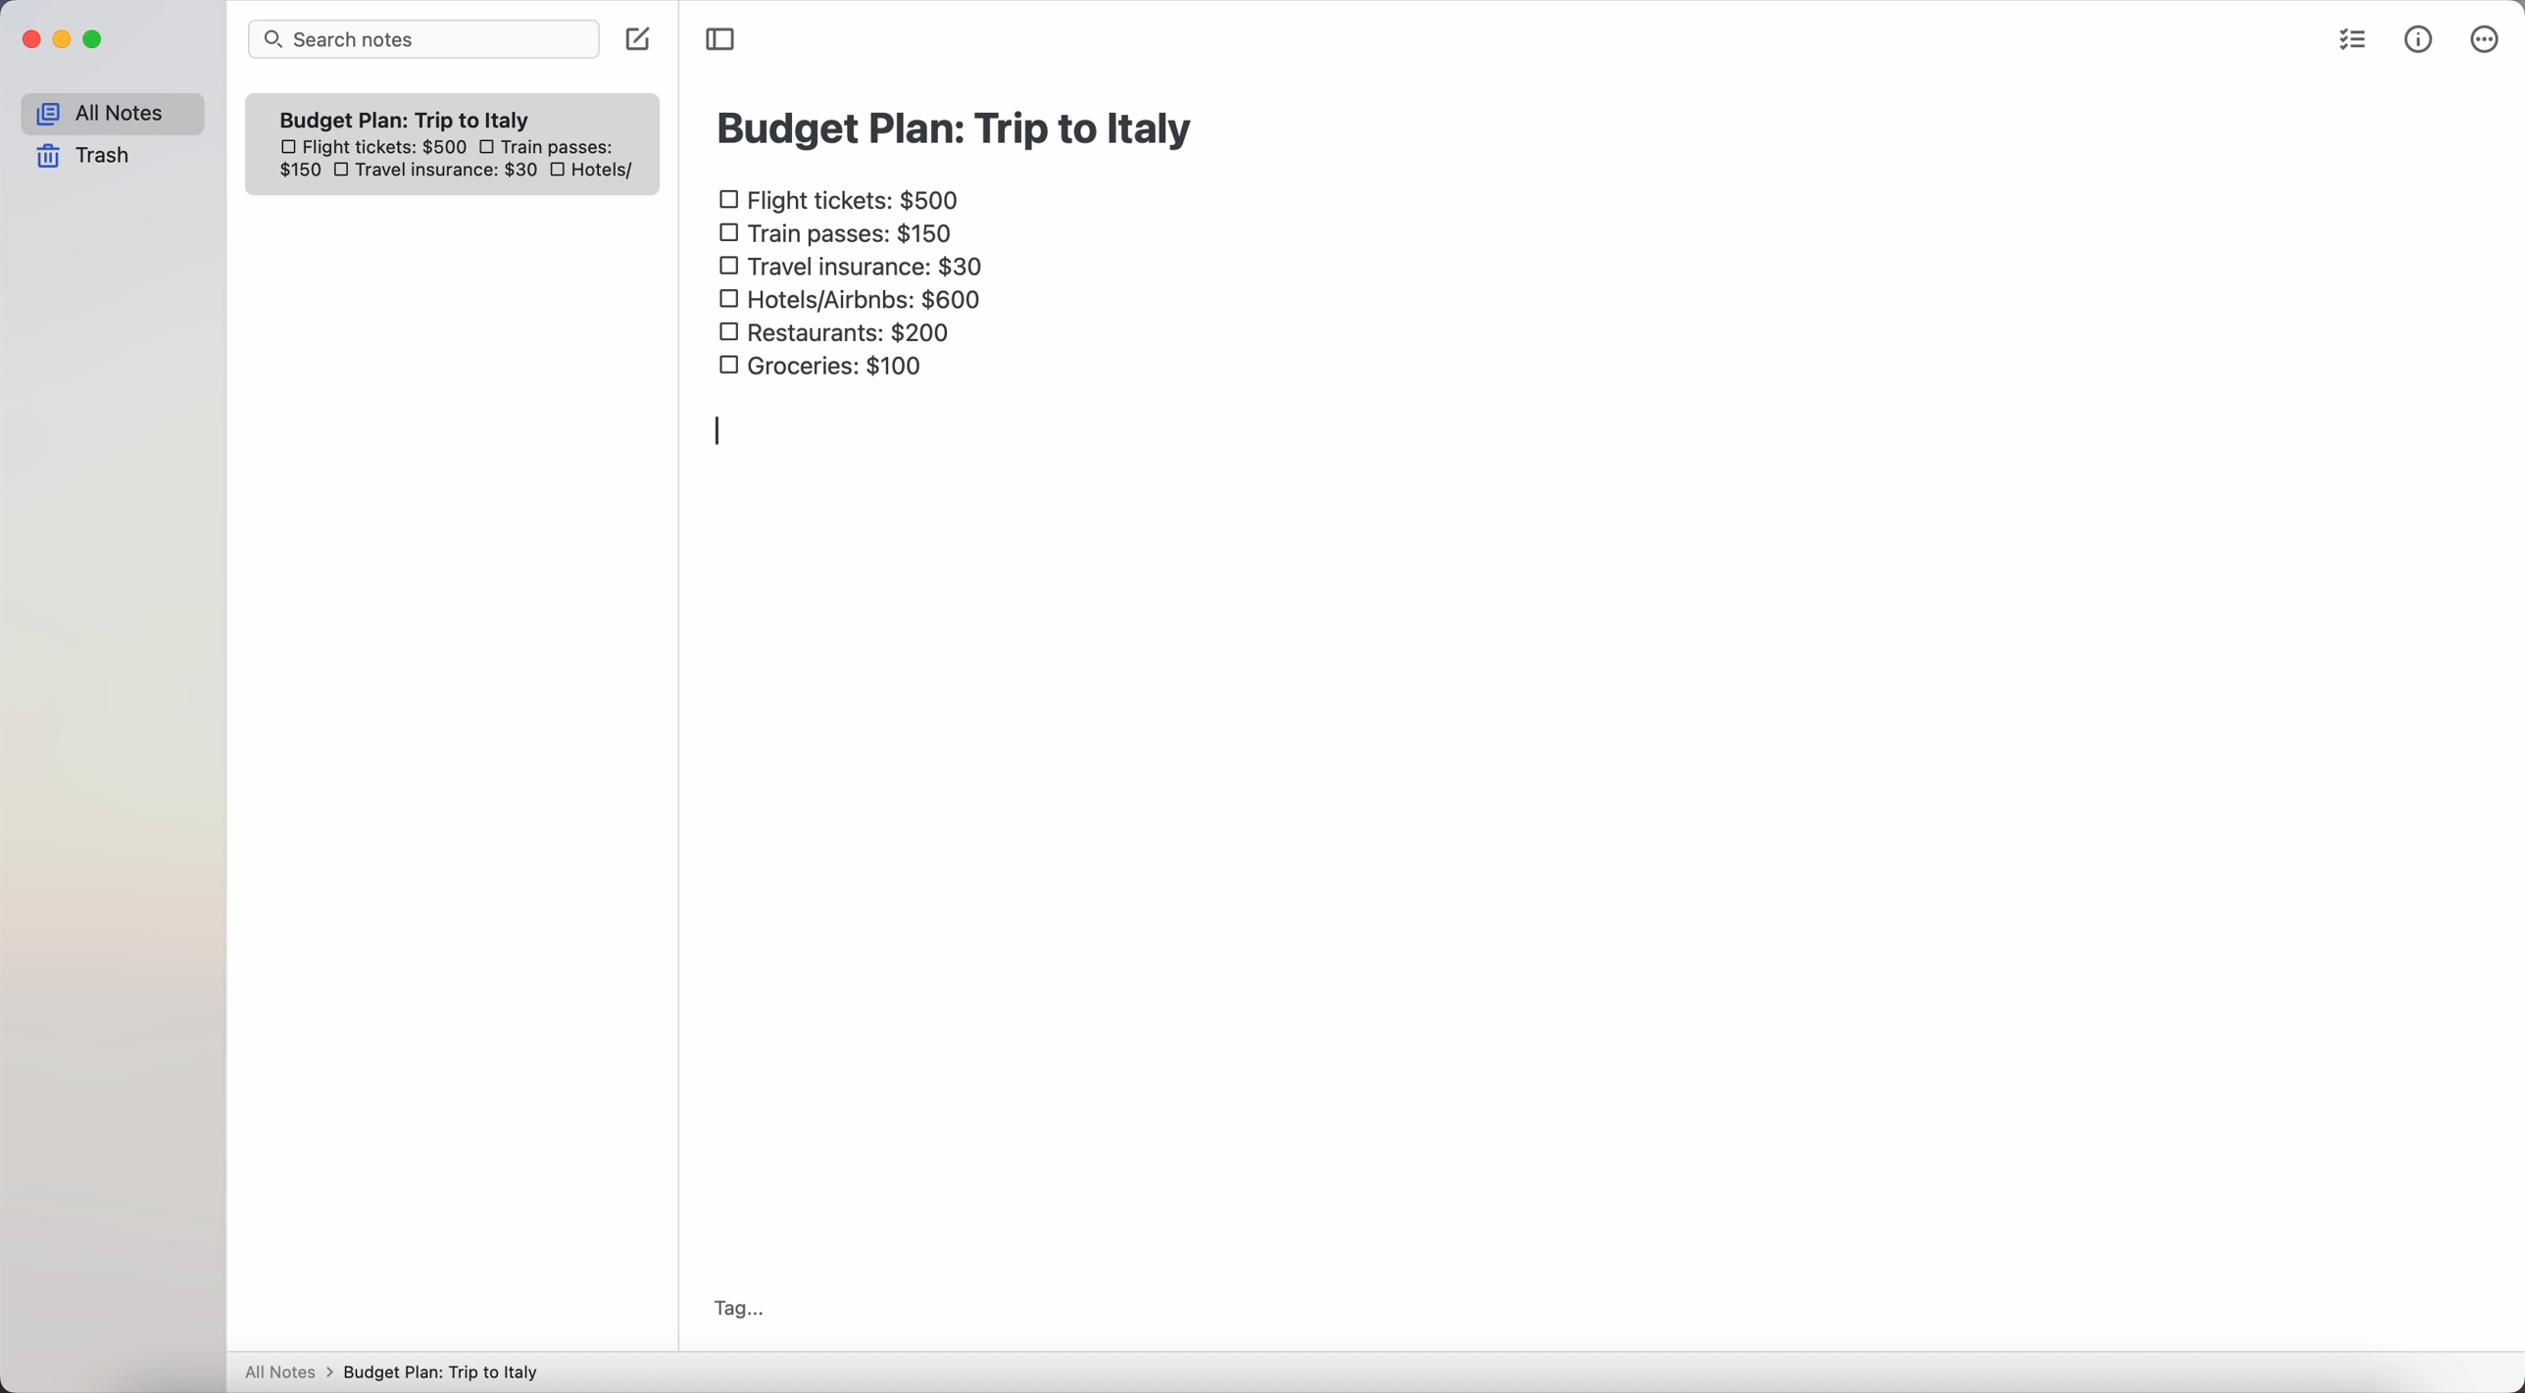 The width and height of the screenshot is (2525, 1393). I want to click on toggle sidebar, so click(721, 38).